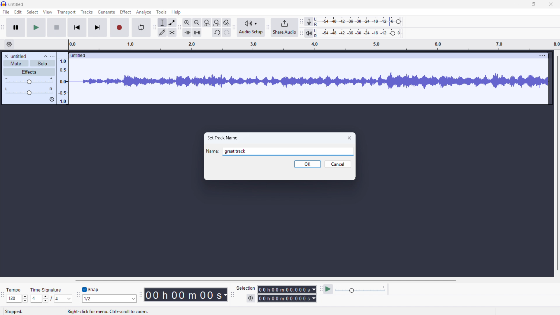 The height and width of the screenshot is (315, 560). Describe the element at coordinates (328, 289) in the screenshot. I see `Play at speed ` at that location.